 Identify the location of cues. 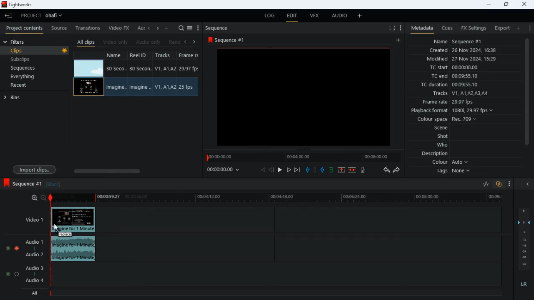
(447, 28).